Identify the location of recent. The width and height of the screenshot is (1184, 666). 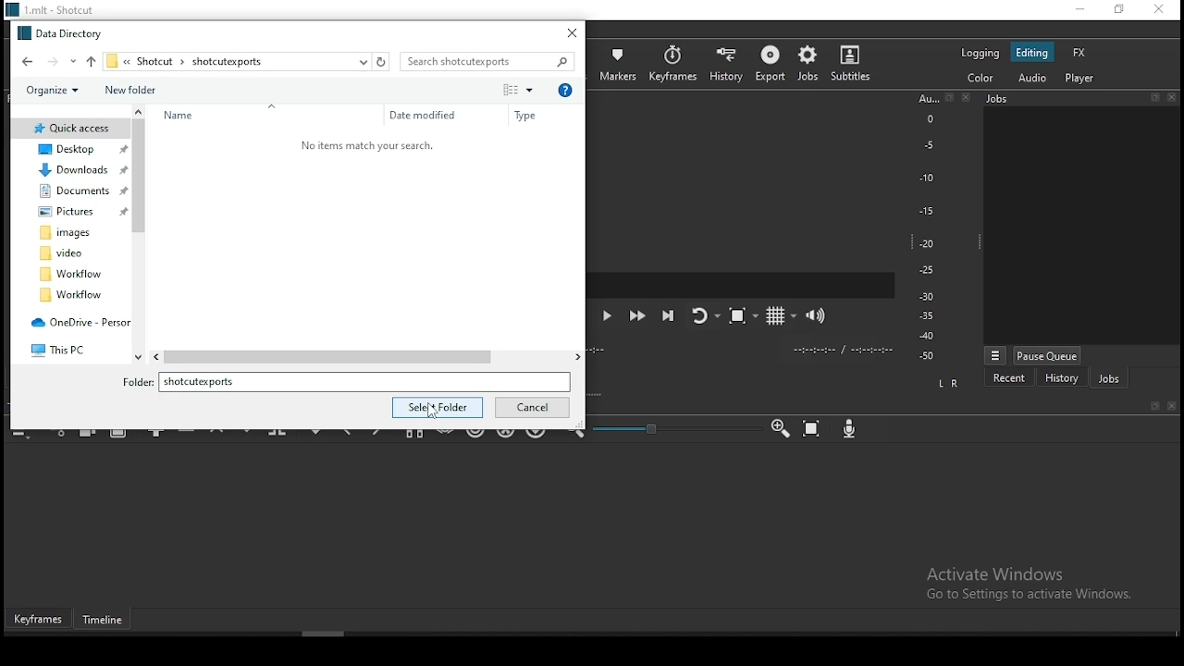
(1009, 377).